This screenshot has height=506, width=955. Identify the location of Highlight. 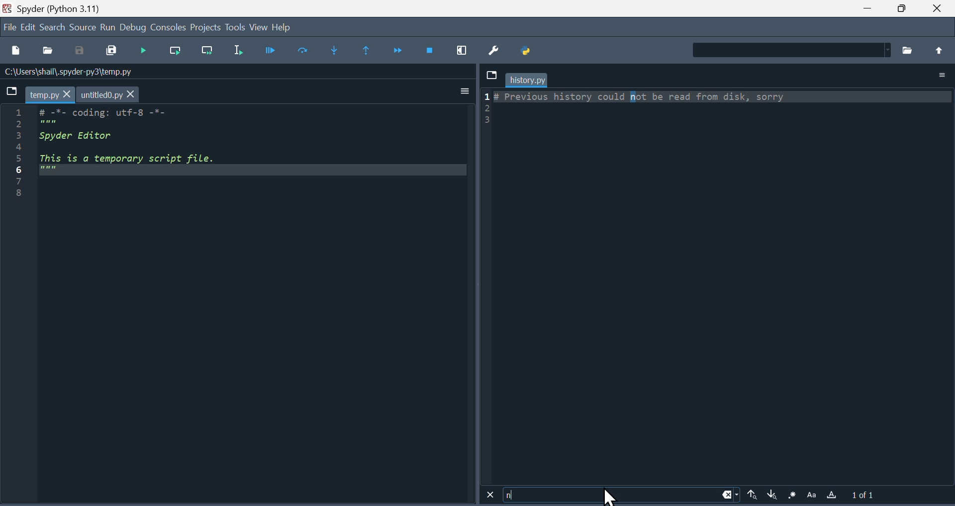
(834, 497).